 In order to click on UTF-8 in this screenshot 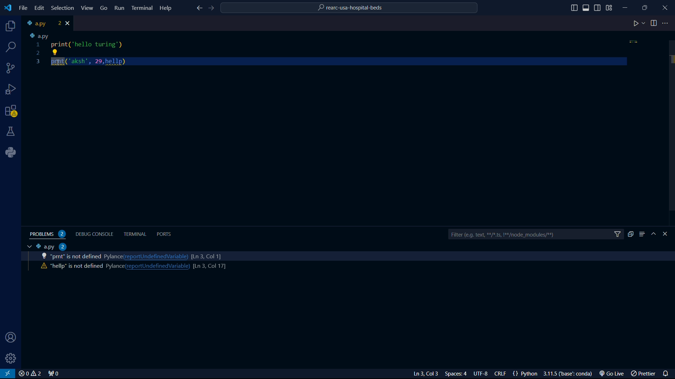, I will do `click(483, 374)`.